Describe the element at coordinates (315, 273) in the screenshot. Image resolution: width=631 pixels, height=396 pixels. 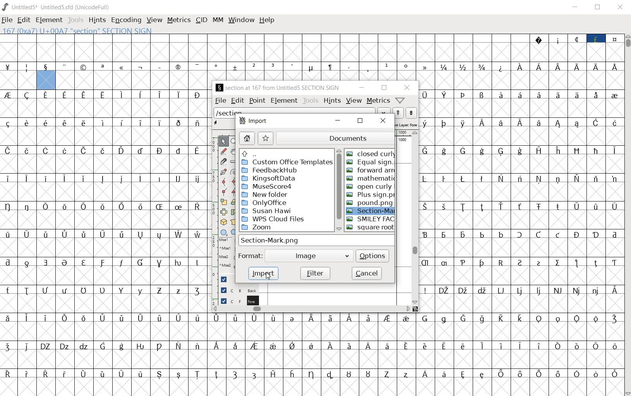
I see `filter` at that location.